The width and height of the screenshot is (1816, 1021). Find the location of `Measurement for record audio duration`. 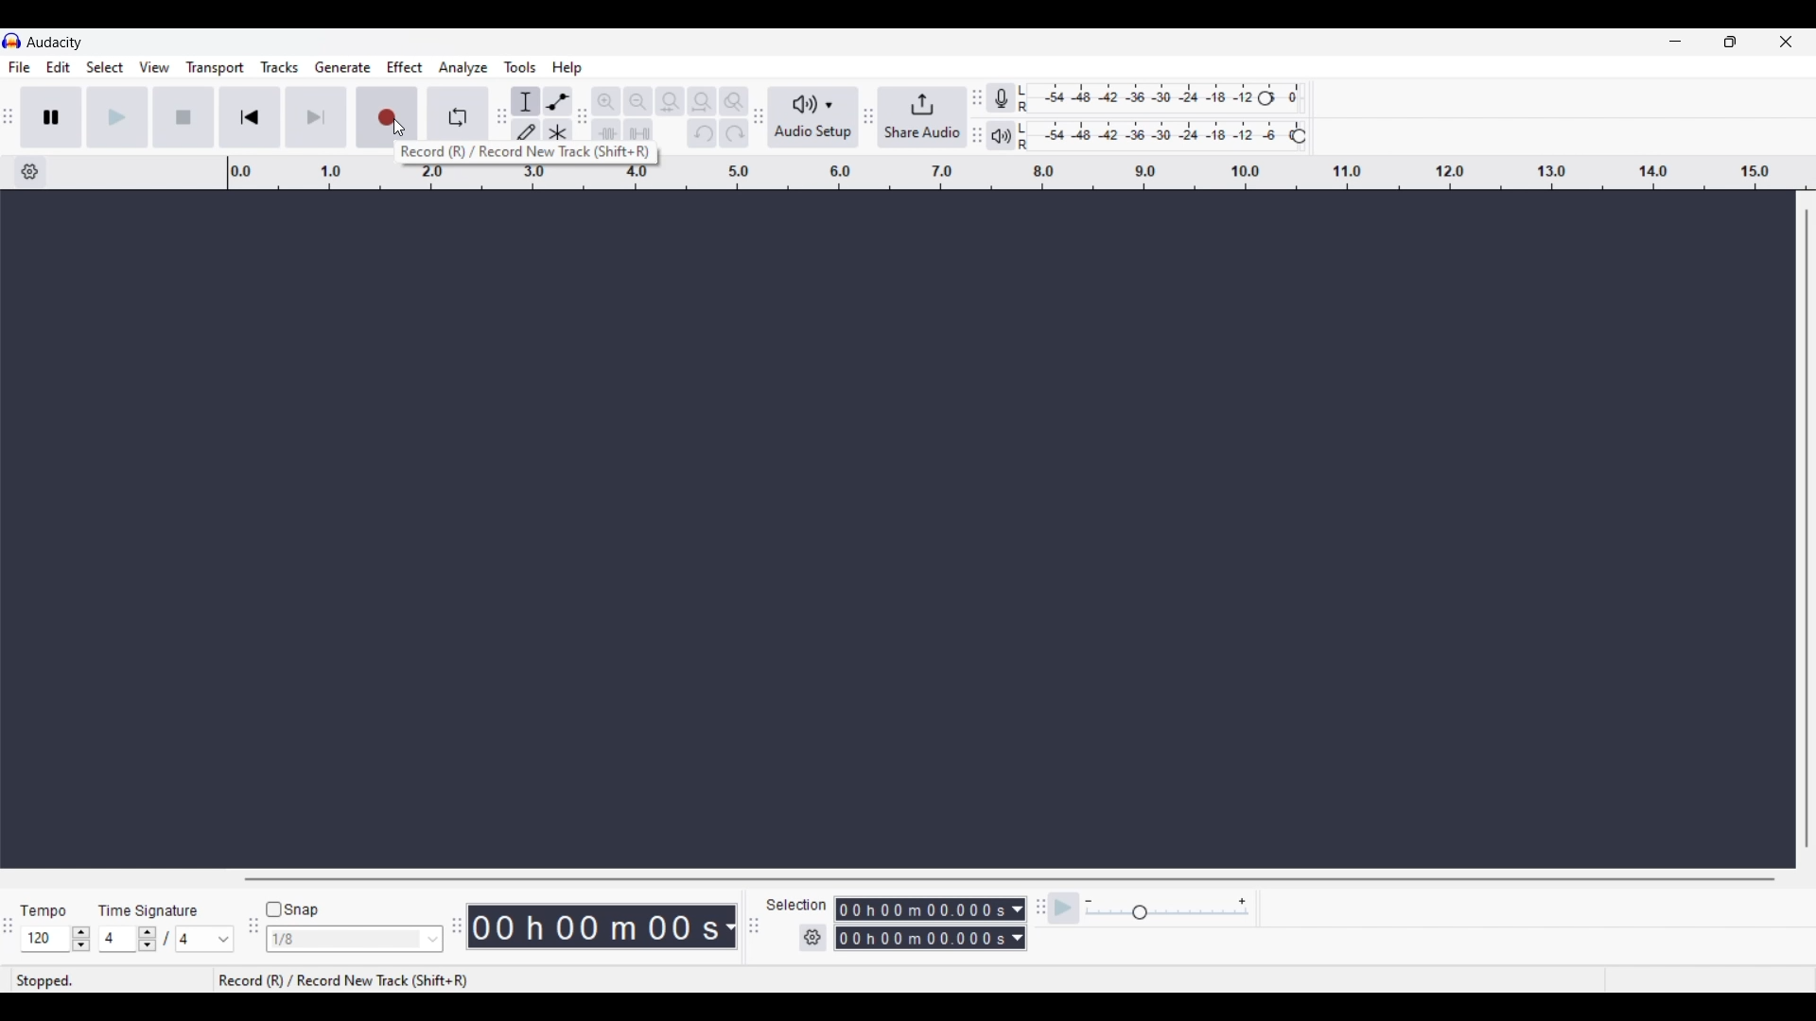

Measurement for record audio duration is located at coordinates (730, 927).